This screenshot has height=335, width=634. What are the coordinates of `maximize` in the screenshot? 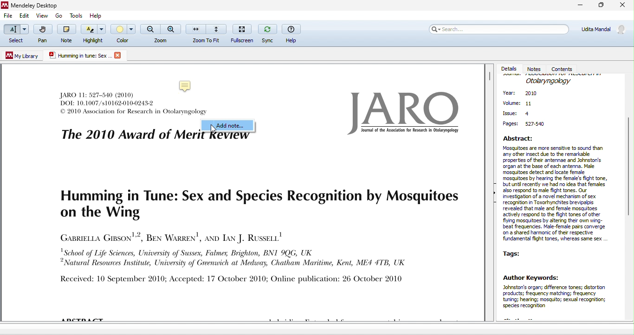 It's located at (600, 6).